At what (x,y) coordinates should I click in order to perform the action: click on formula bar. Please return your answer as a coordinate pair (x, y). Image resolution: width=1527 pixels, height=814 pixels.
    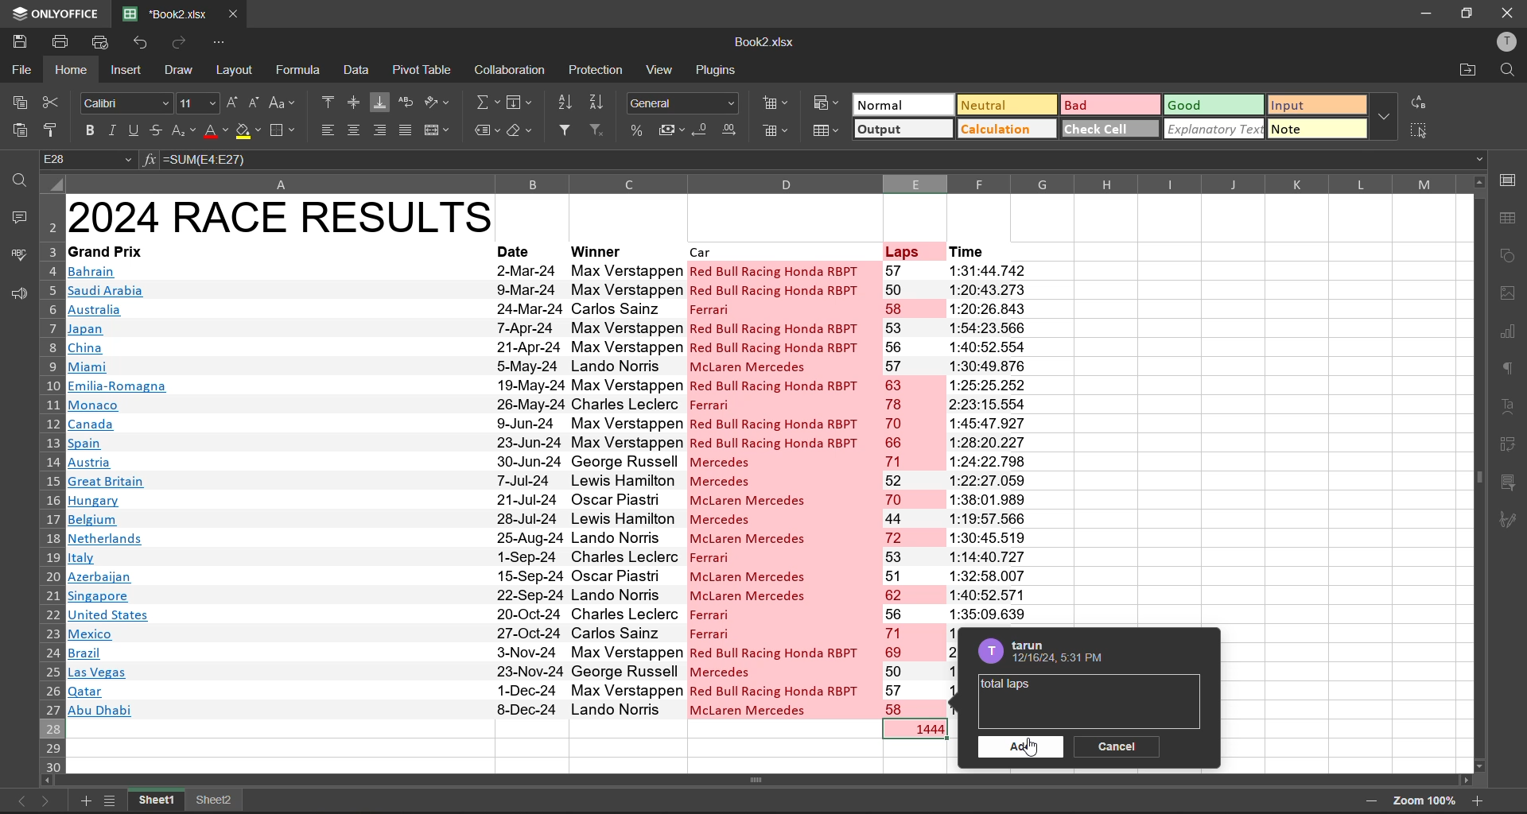
    Looking at the image, I should click on (825, 161).